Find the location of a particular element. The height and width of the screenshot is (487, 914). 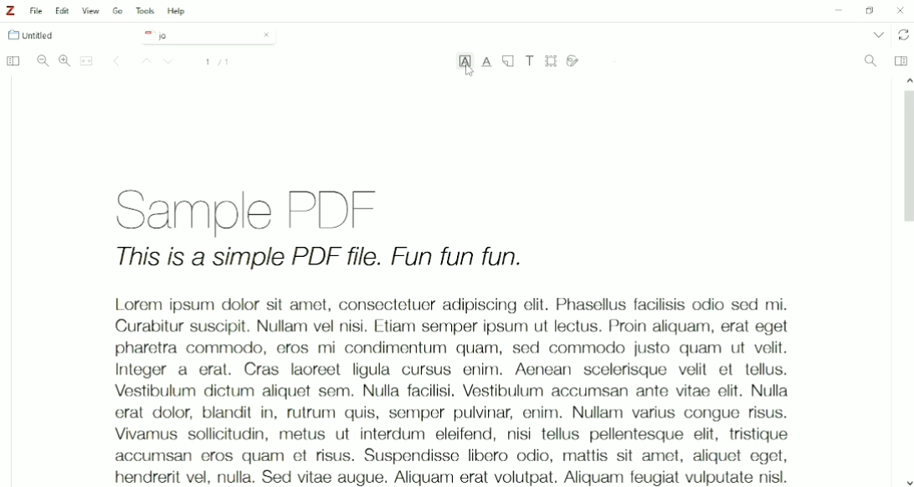

Untitled is located at coordinates (39, 35).